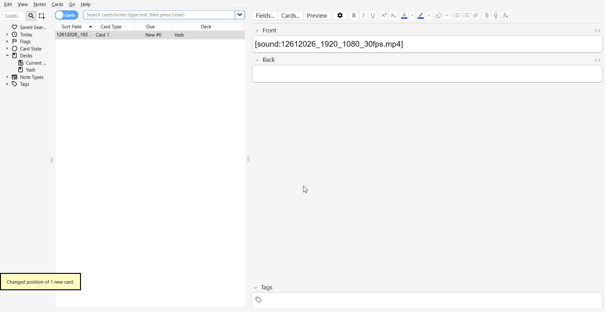  I want to click on type, so click(426, 74).